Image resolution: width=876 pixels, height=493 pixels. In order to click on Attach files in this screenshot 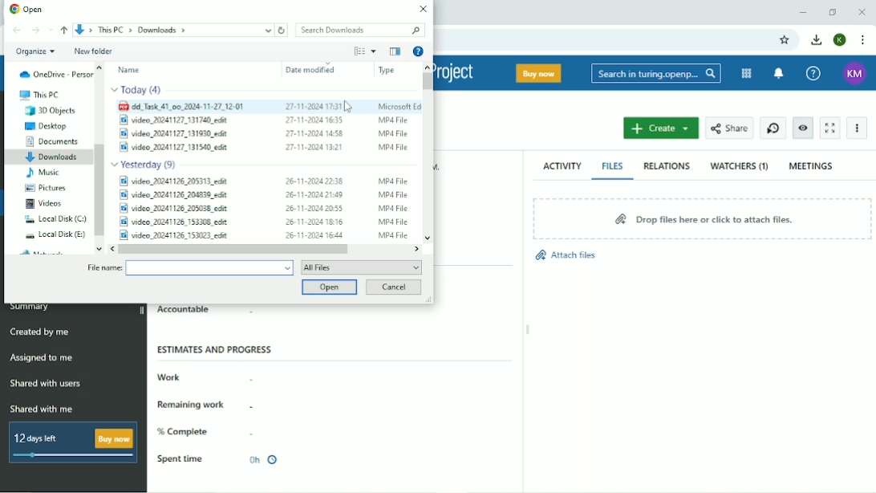, I will do `click(565, 259)`.